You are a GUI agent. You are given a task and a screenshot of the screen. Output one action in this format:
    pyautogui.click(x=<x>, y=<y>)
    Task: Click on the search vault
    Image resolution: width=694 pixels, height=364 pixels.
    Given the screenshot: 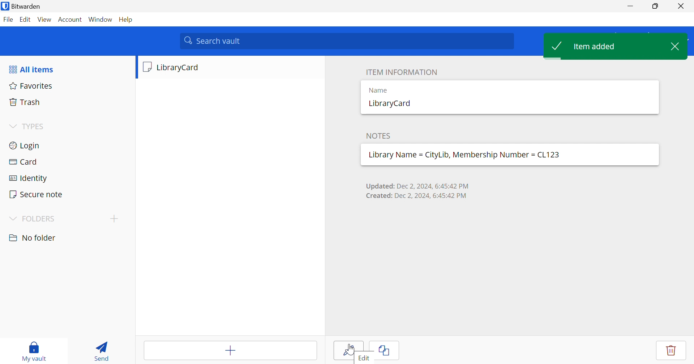 What is the action you would take?
    pyautogui.click(x=346, y=41)
    